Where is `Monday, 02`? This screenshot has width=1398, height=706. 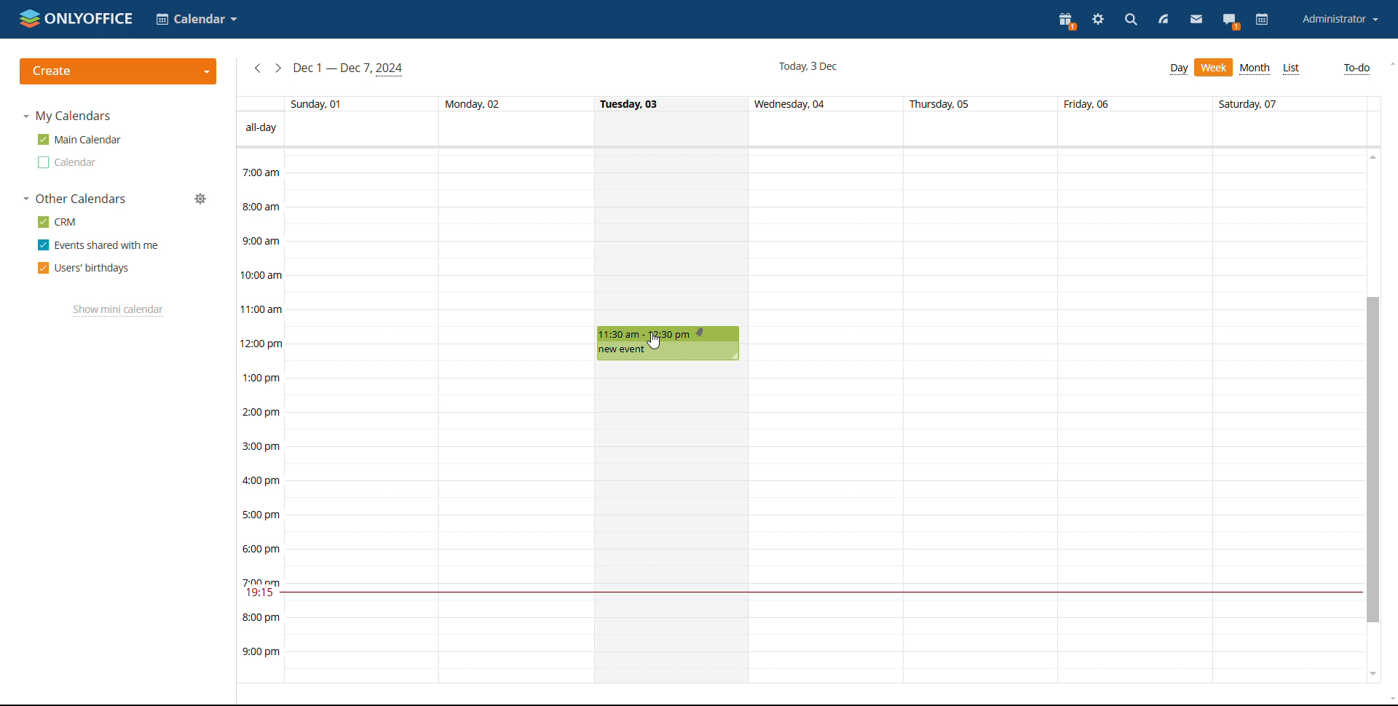 Monday, 02 is located at coordinates (472, 103).